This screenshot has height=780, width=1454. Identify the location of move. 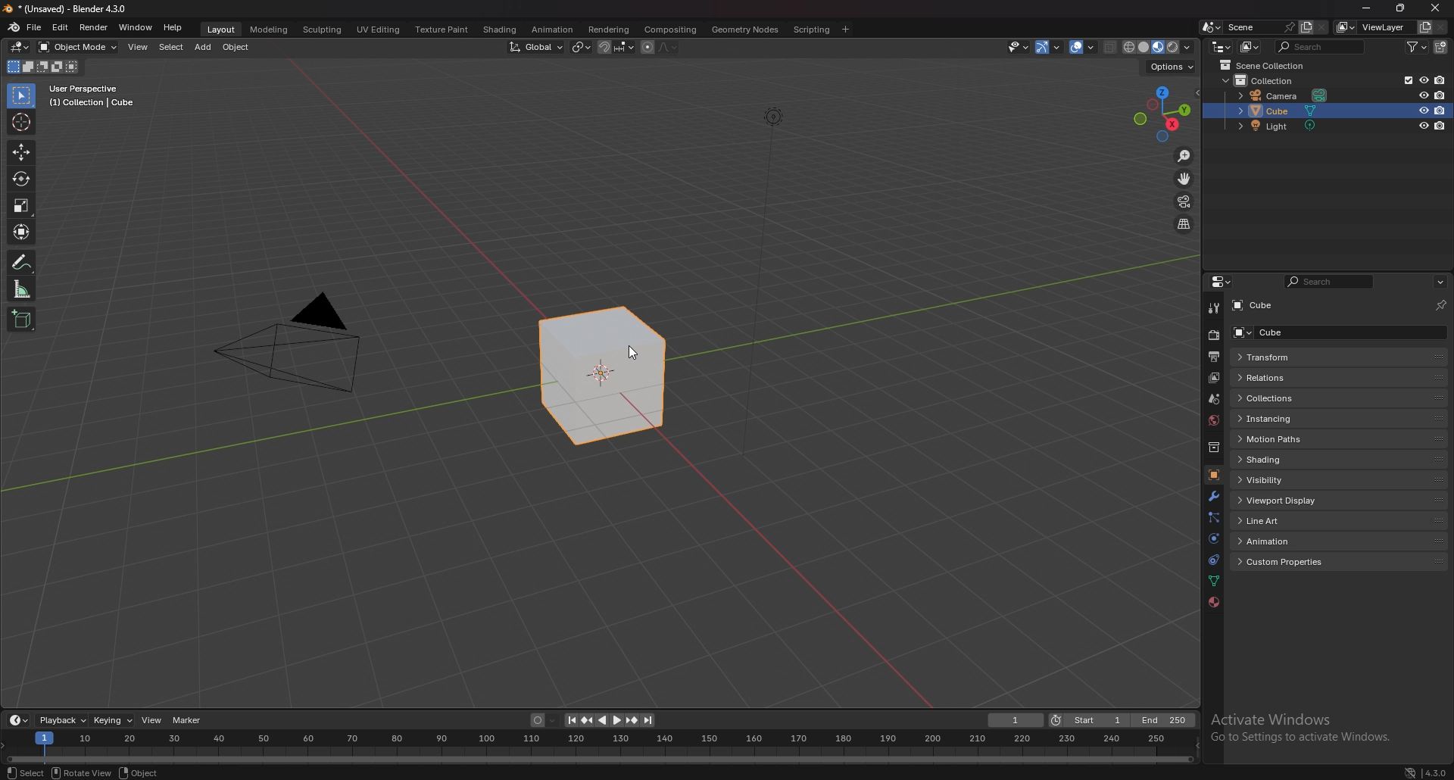
(1184, 179).